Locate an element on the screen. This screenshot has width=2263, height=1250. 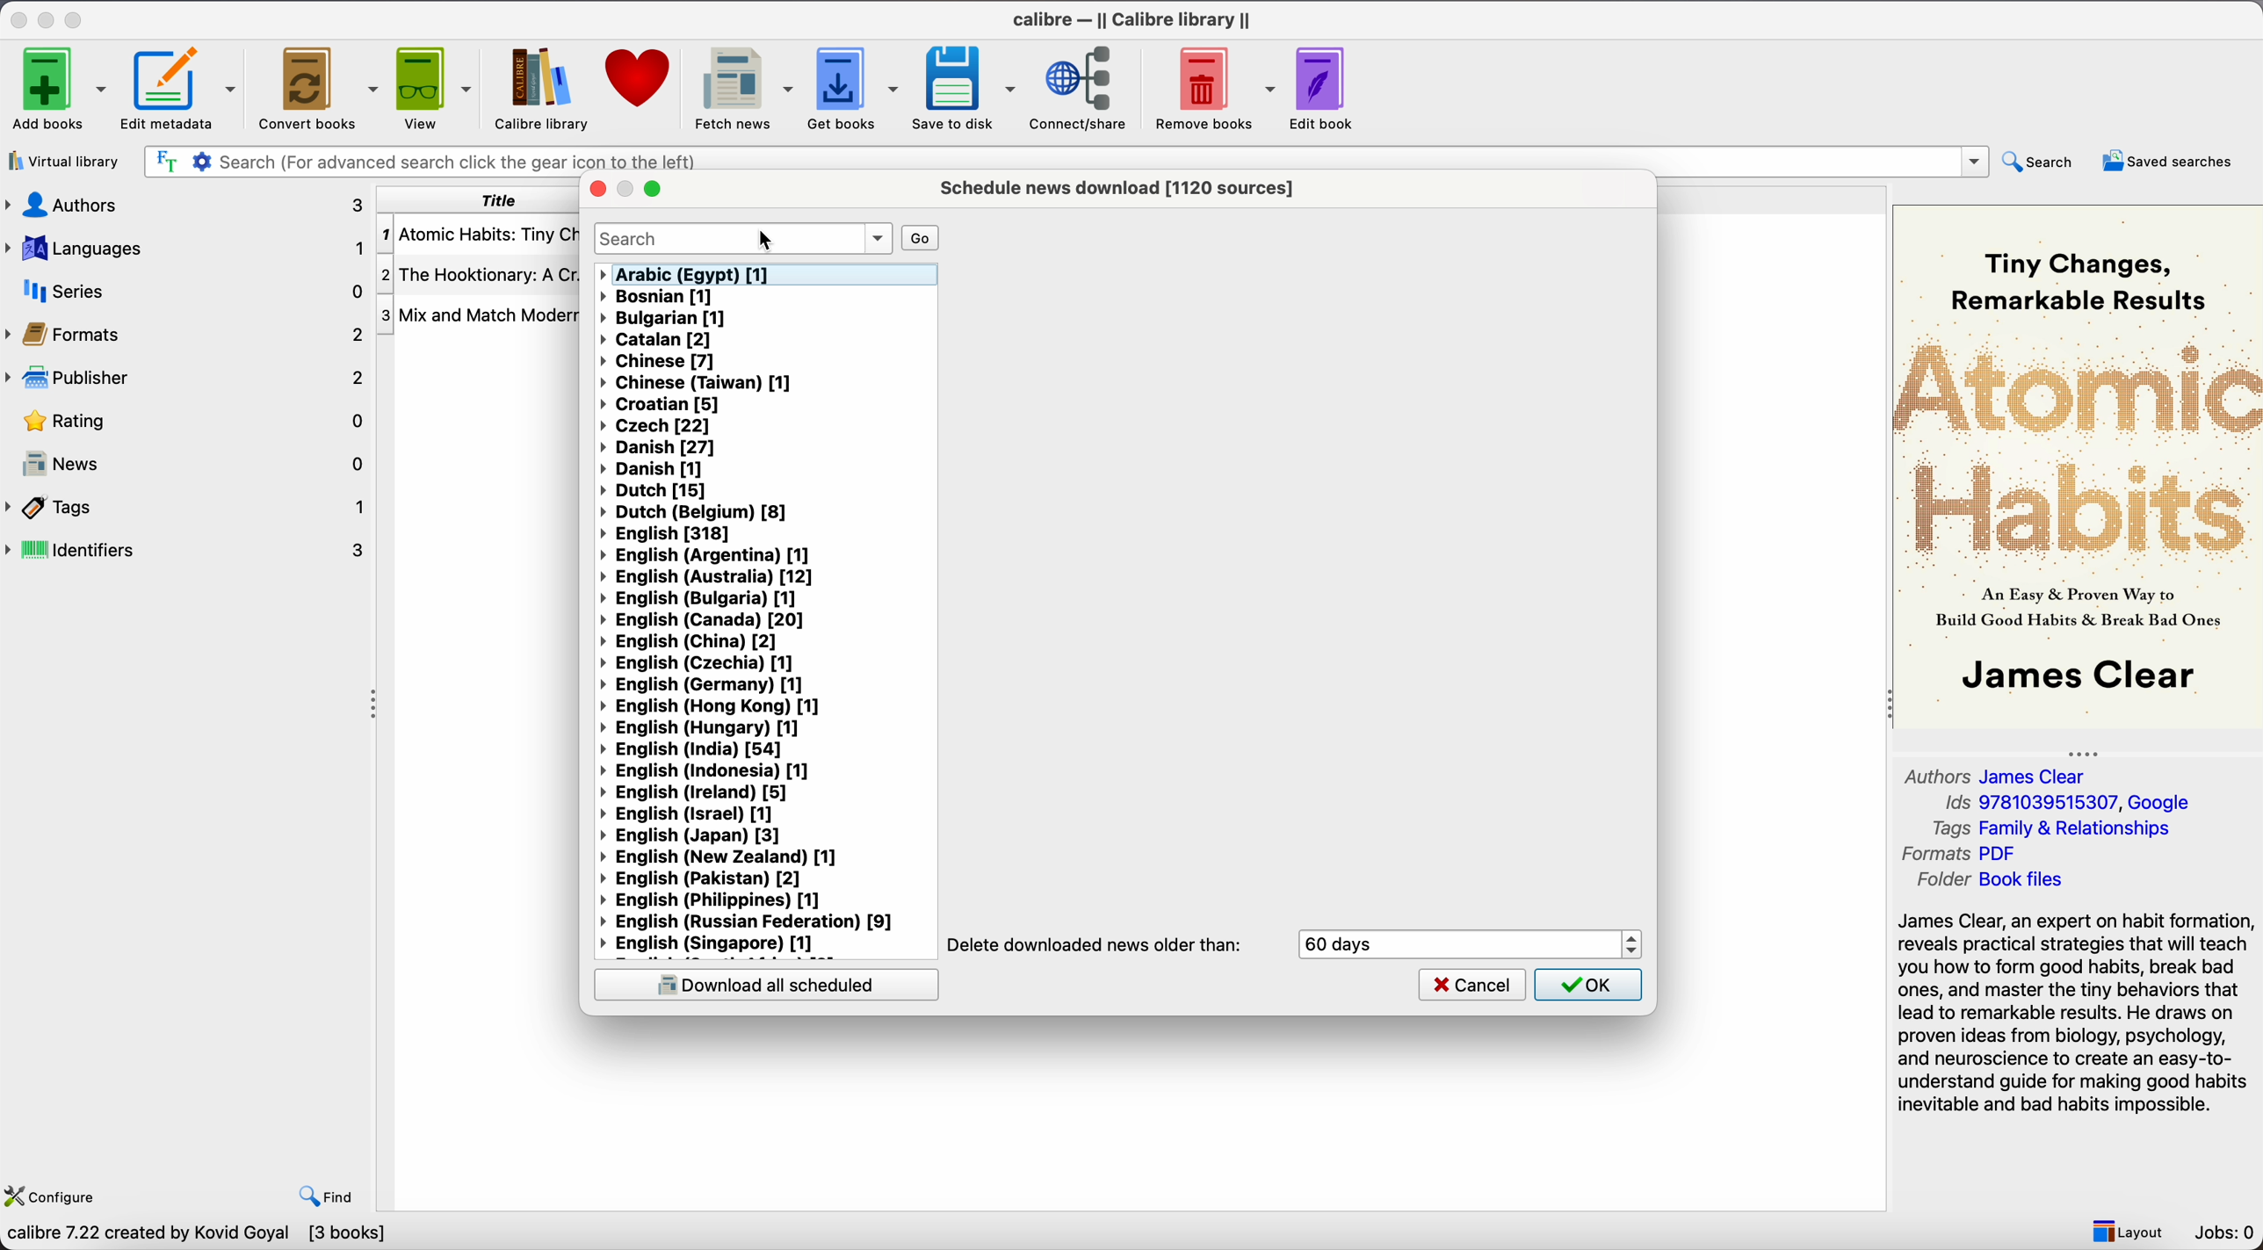
Arabic (Egypt) [1] is located at coordinates (683, 275).